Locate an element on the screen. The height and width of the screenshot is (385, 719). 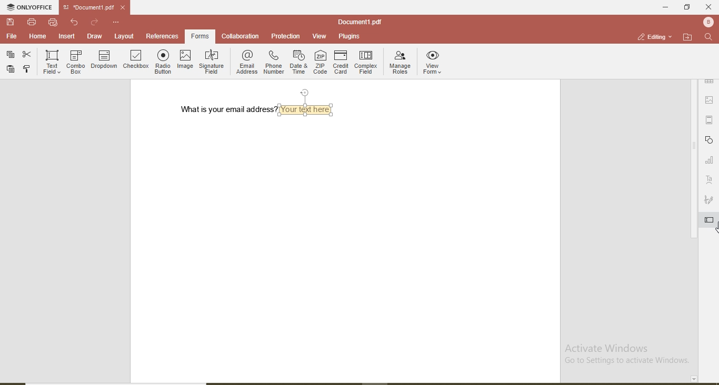
open file location is located at coordinates (687, 37).